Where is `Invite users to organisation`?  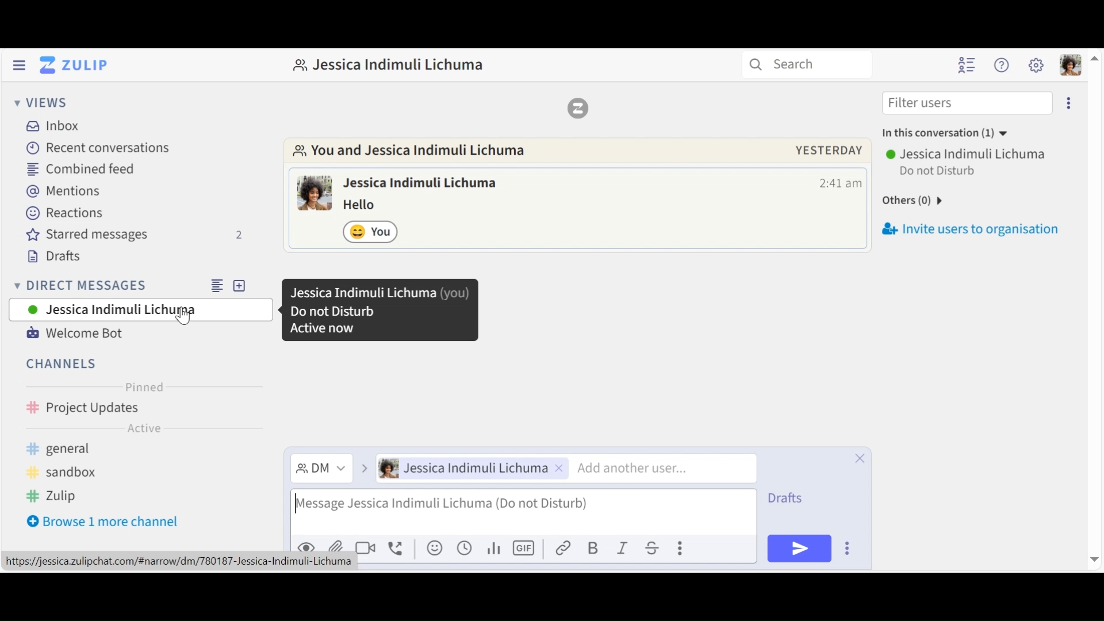 Invite users to organisation is located at coordinates (974, 227).